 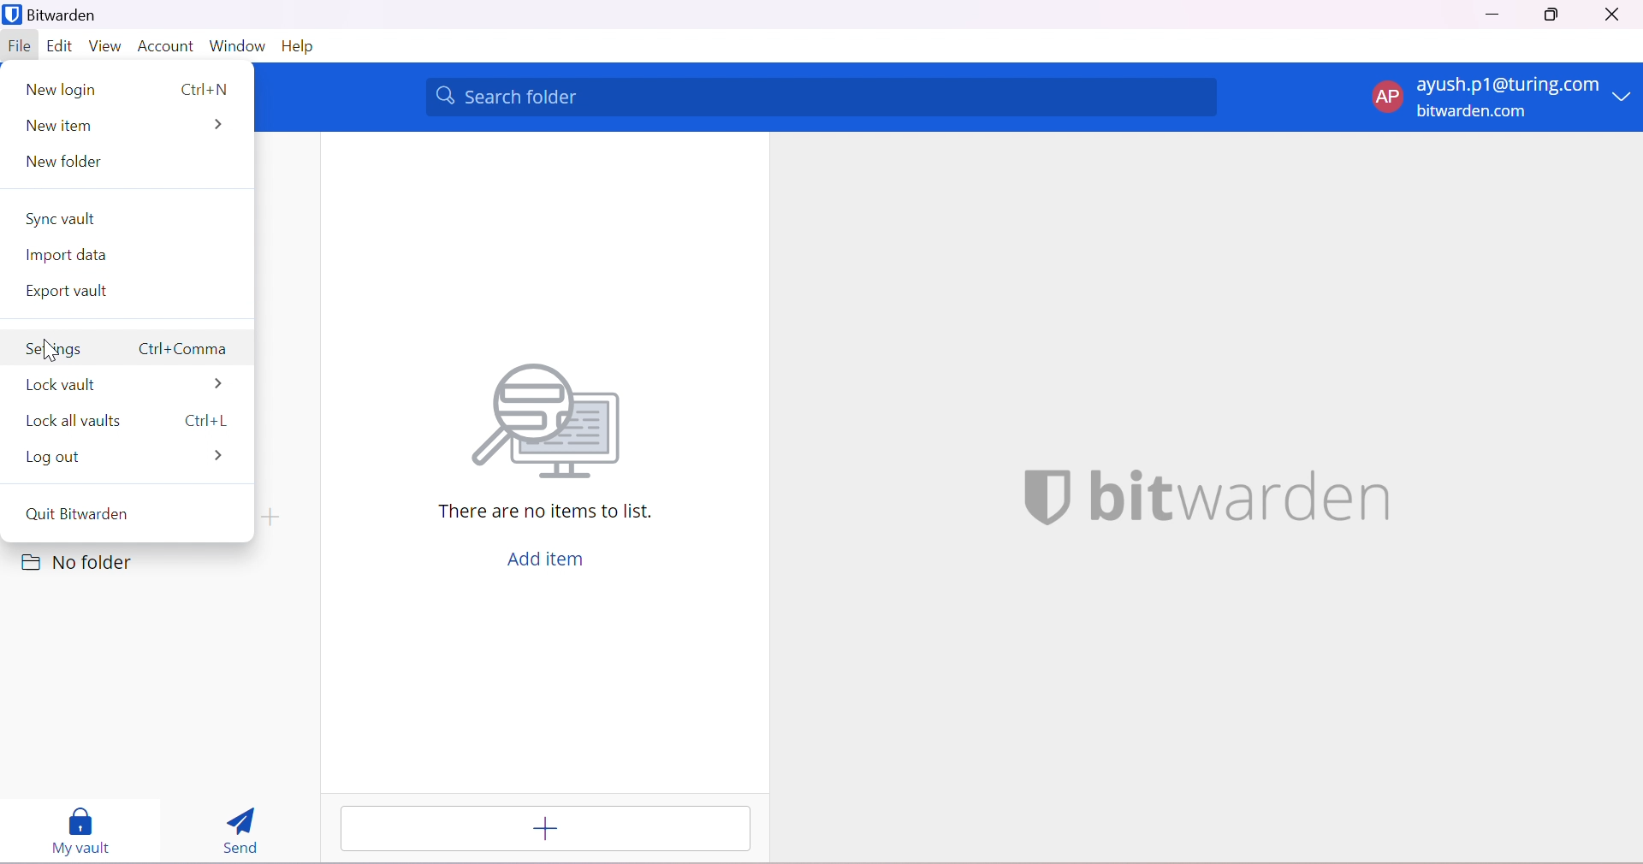 I want to click on Settings, so click(x=55, y=352).